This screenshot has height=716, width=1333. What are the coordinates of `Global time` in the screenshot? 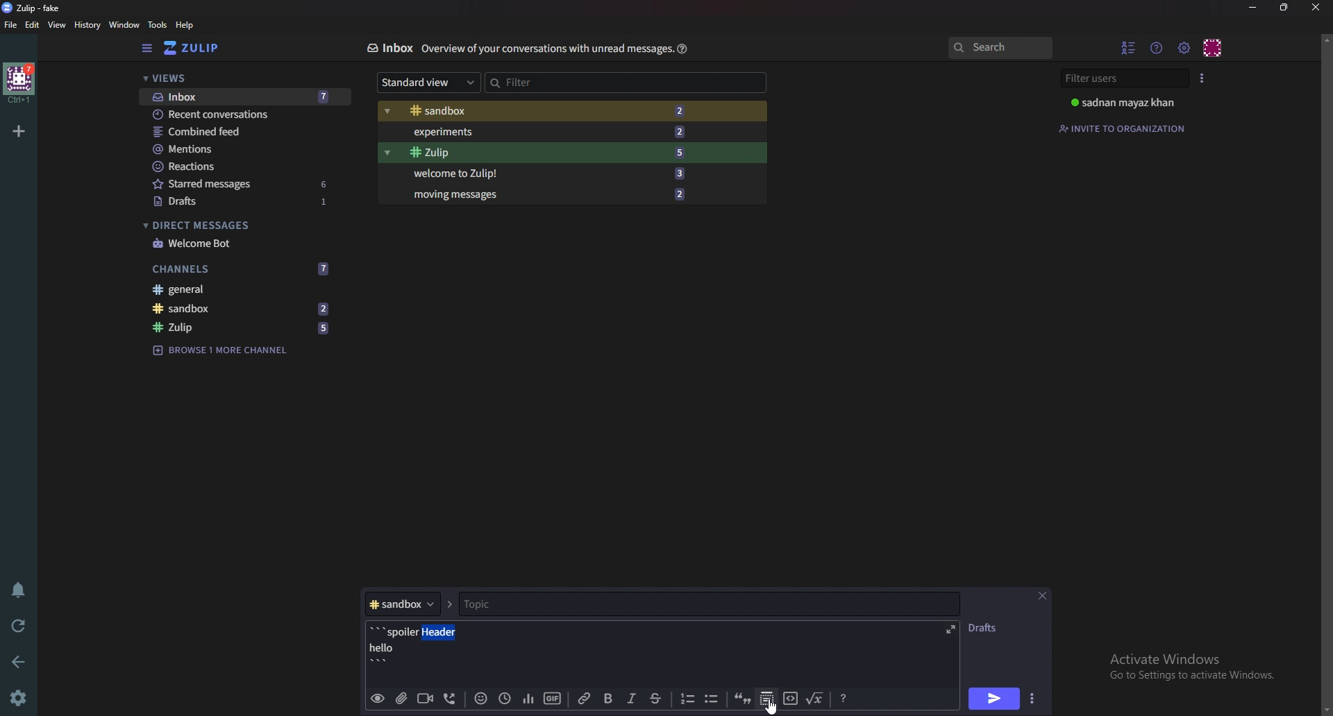 It's located at (505, 697).